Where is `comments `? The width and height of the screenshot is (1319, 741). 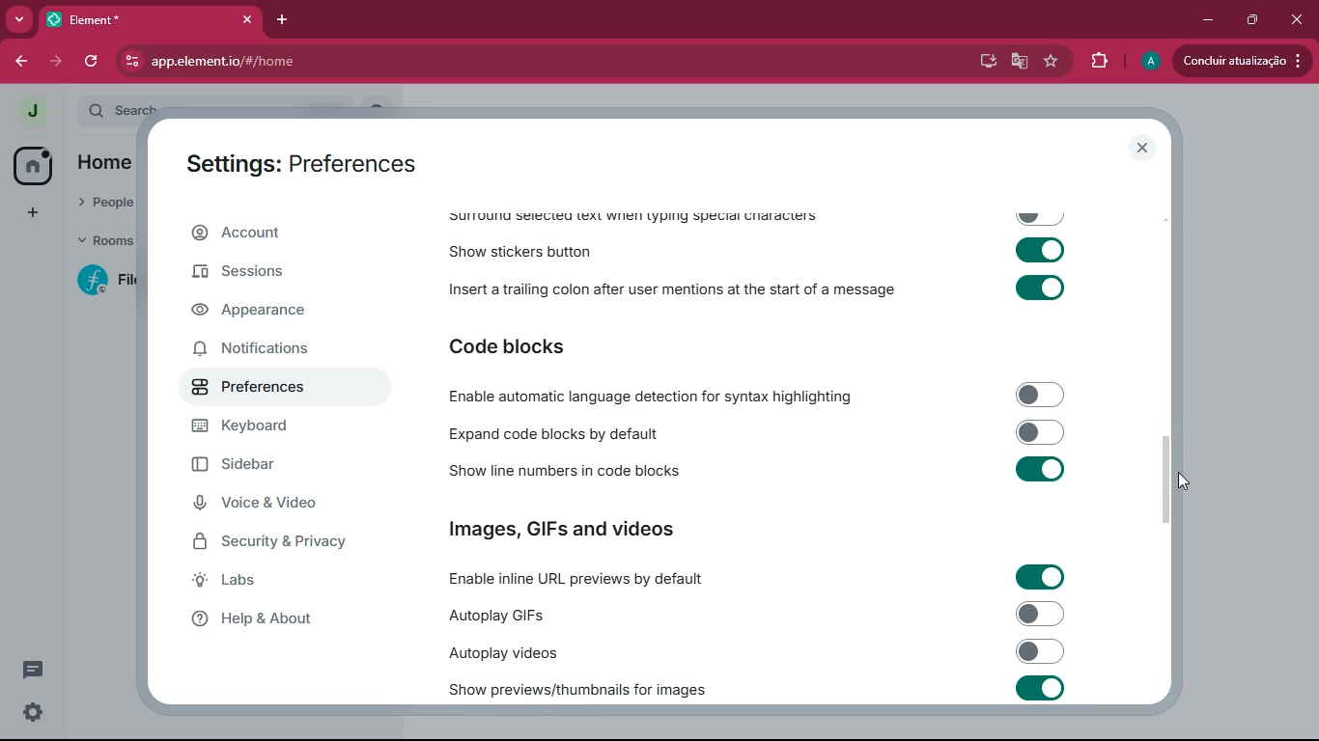 comments  is located at coordinates (46, 673).